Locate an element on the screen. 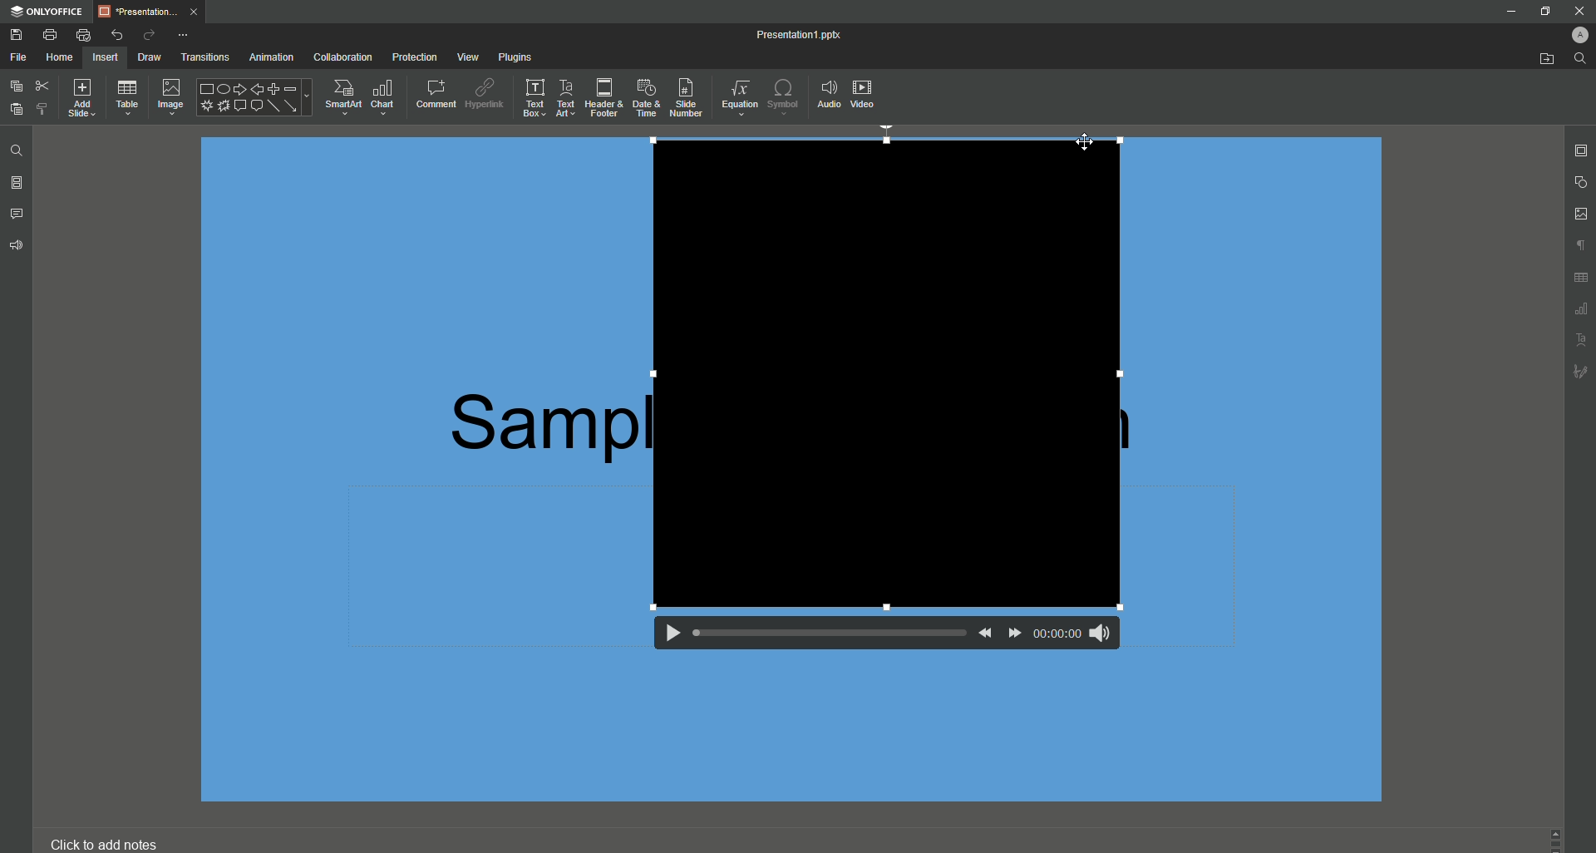 The image size is (1596, 853). Minimize is located at coordinates (1510, 11).